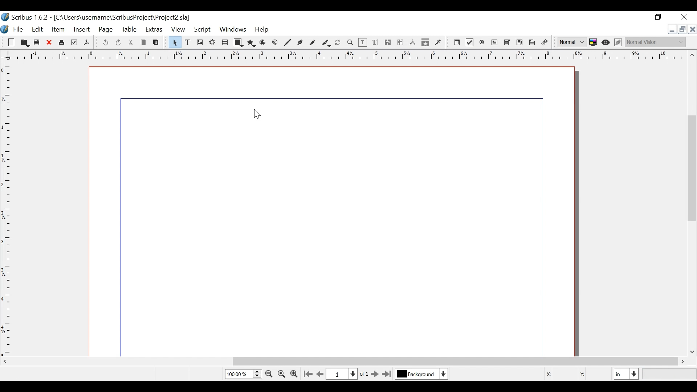  Describe the element at coordinates (691, 170) in the screenshot. I see `Vertical` at that location.